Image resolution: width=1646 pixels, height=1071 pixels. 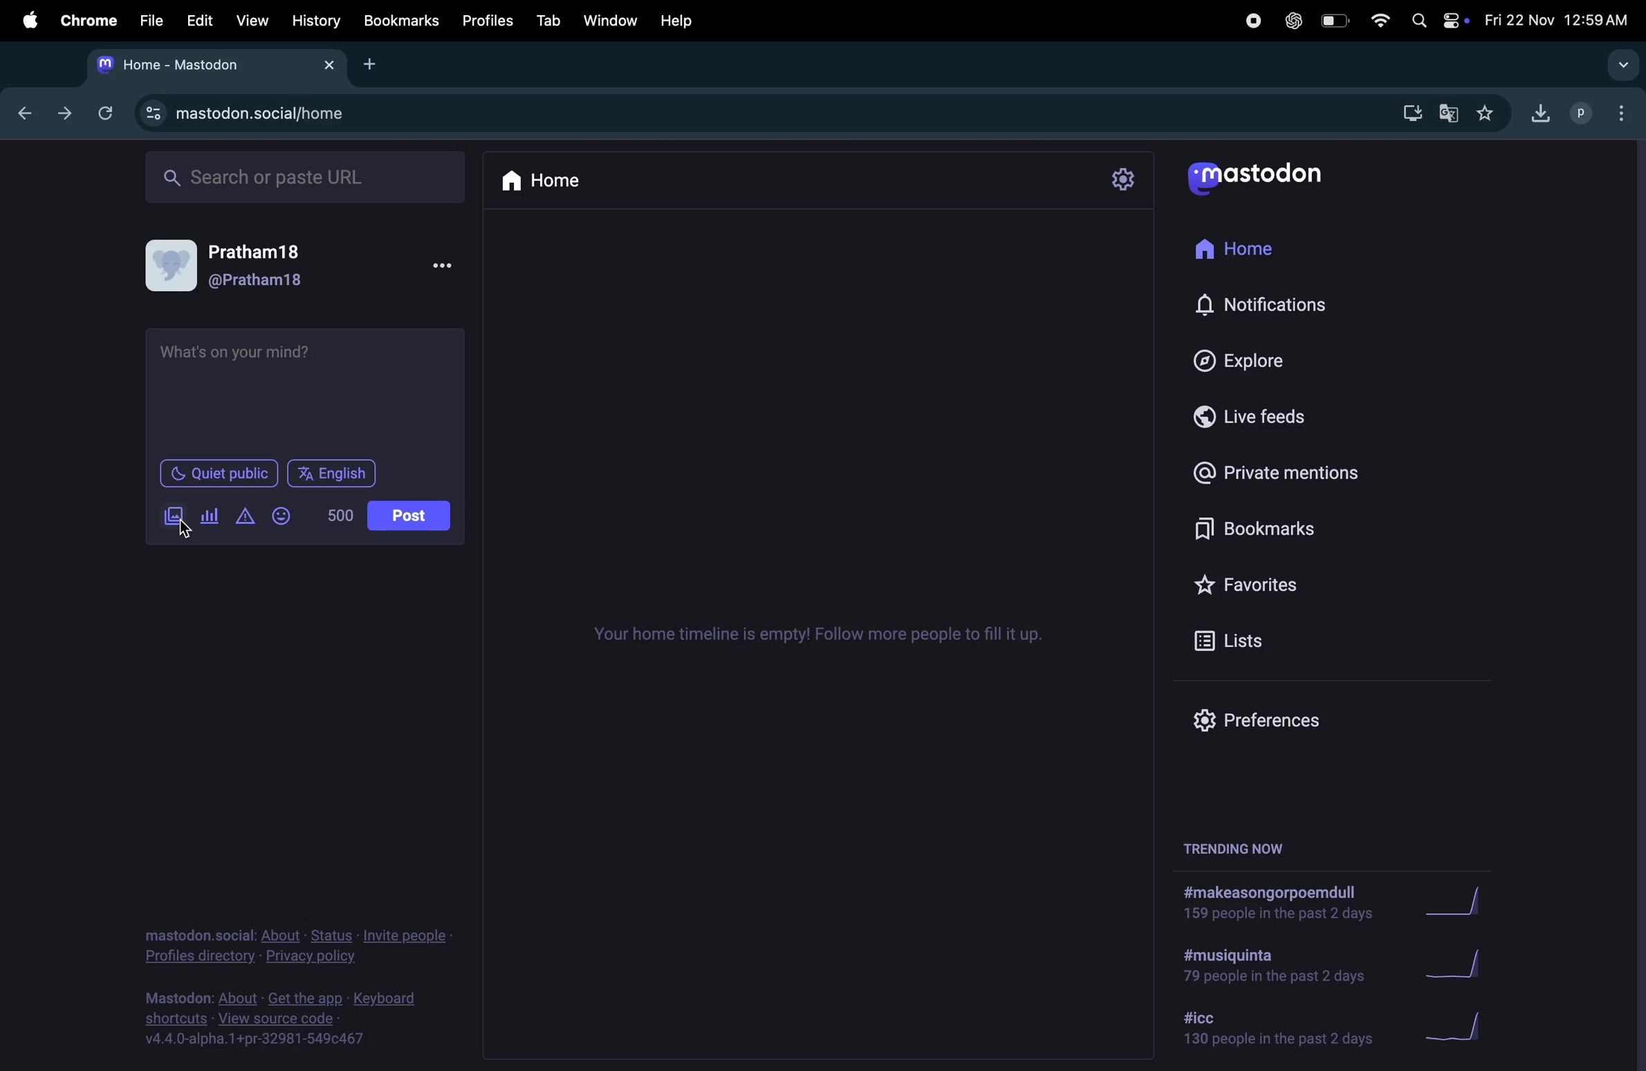 What do you see at coordinates (678, 21) in the screenshot?
I see `help` at bounding box center [678, 21].